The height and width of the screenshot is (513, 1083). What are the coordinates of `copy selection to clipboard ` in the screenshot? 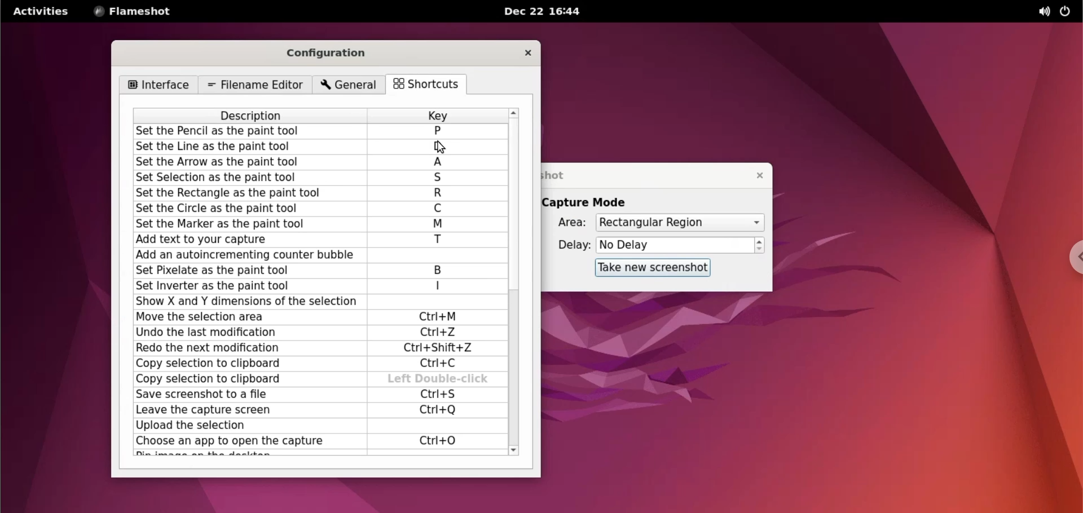 It's located at (245, 365).